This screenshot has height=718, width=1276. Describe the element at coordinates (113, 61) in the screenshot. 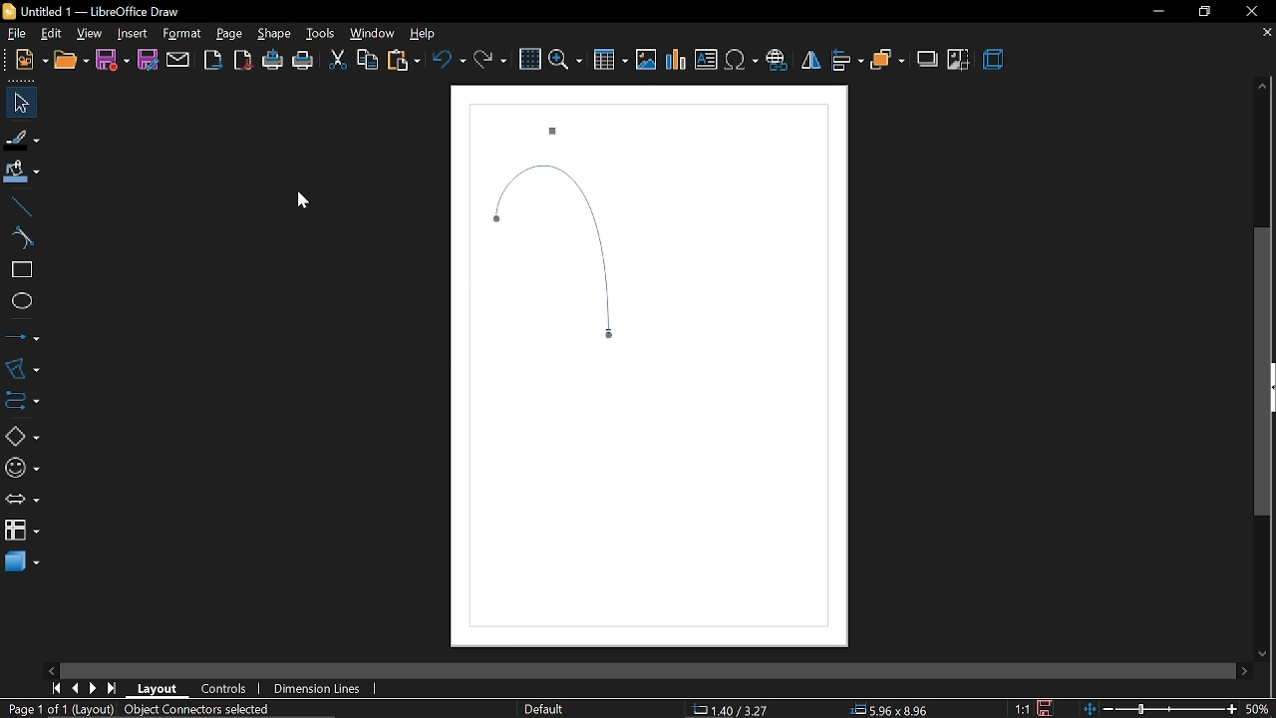

I see `save` at that location.